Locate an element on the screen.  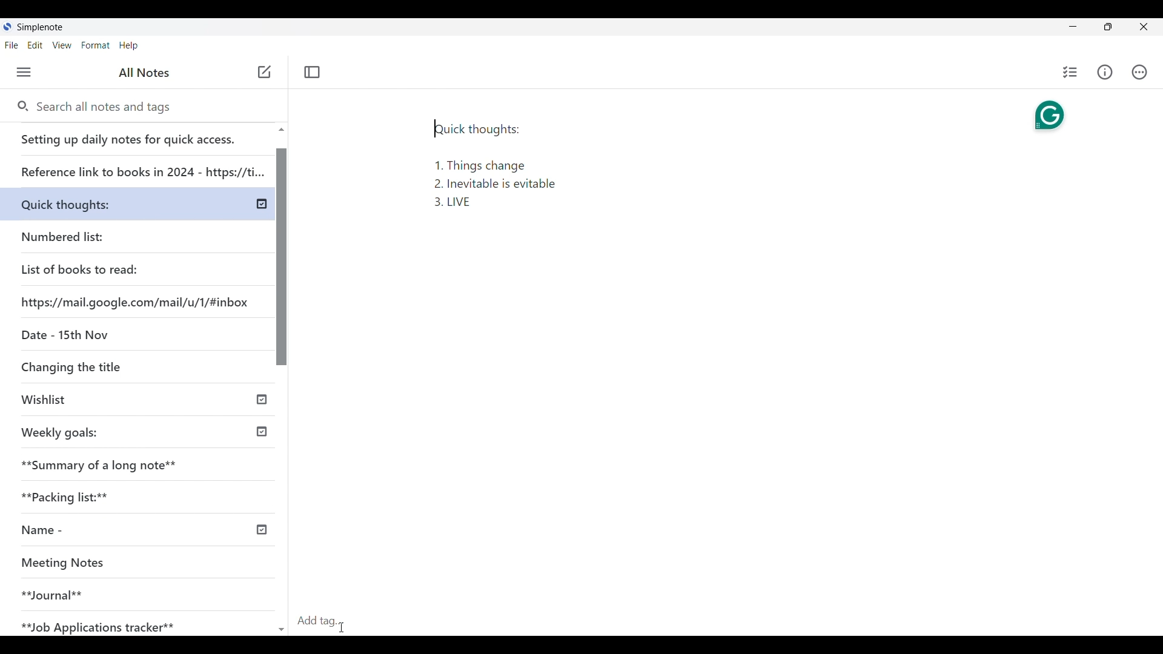
Software logo is located at coordinates (8, 27).